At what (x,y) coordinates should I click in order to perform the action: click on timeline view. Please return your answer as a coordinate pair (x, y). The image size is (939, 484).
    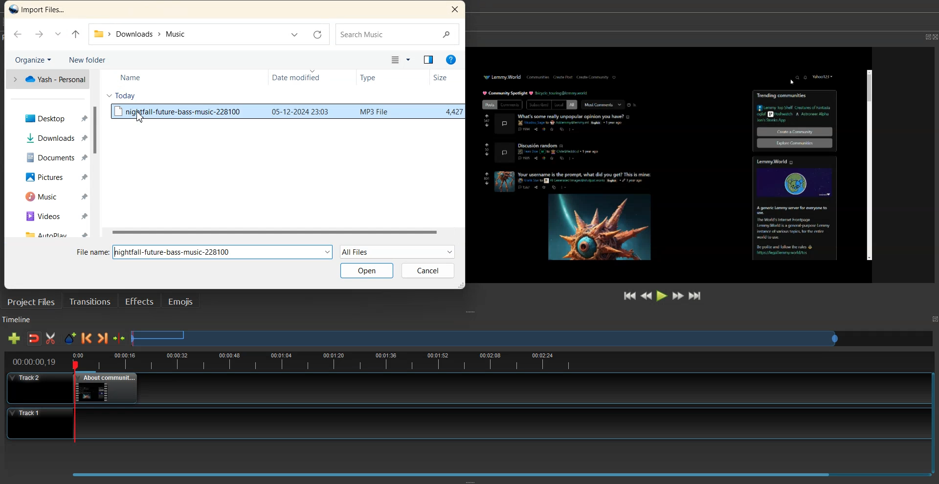
    Looking at the image, I should click on (507, 362).